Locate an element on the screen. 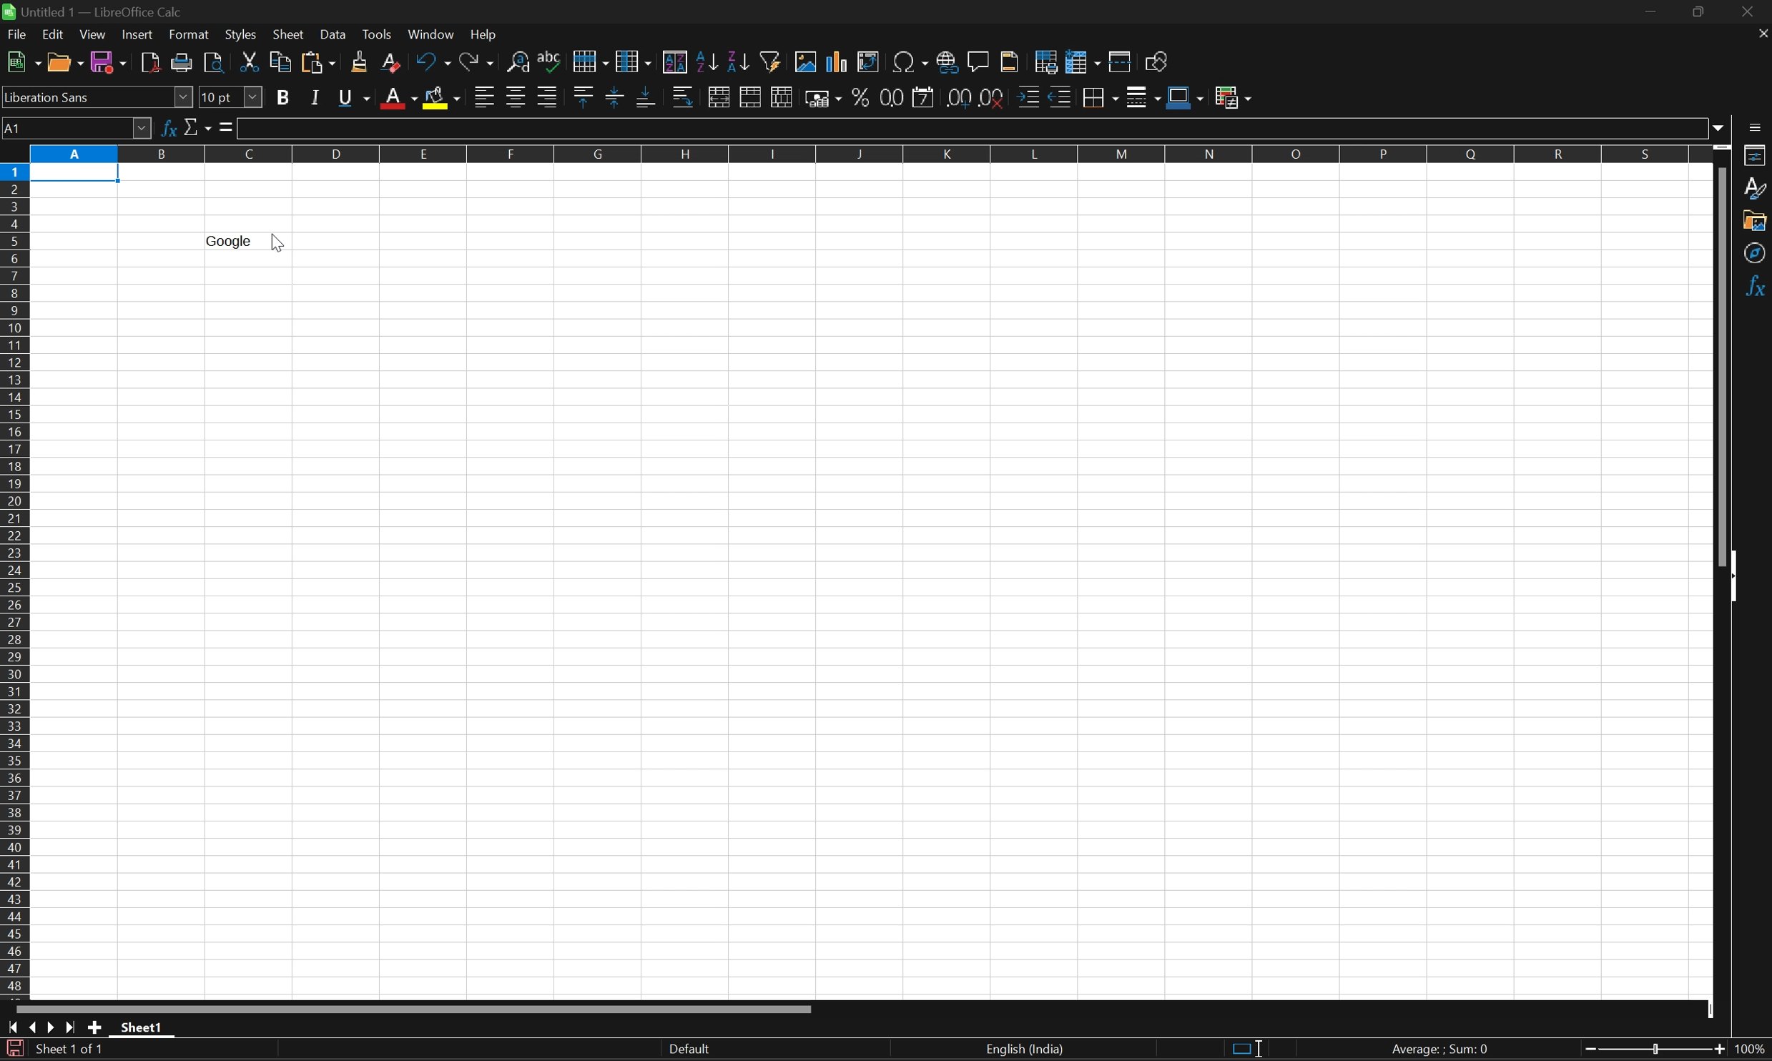 The height and width of the screenshot is (1061, 1772). Select function is located at coordinates (197, 127).